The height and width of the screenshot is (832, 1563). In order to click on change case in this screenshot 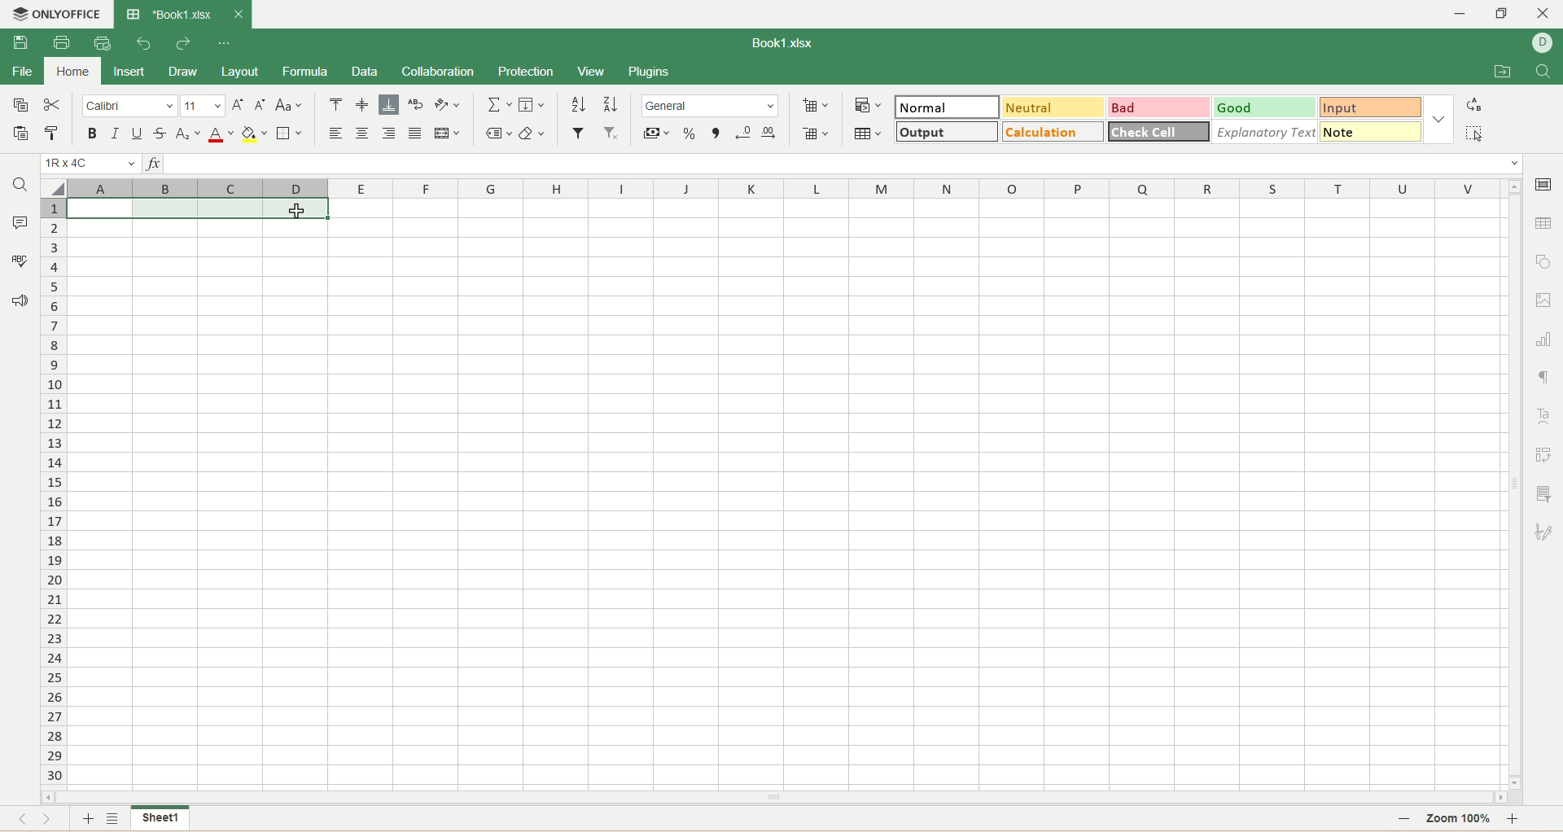, I will do `click(289, 105)`.